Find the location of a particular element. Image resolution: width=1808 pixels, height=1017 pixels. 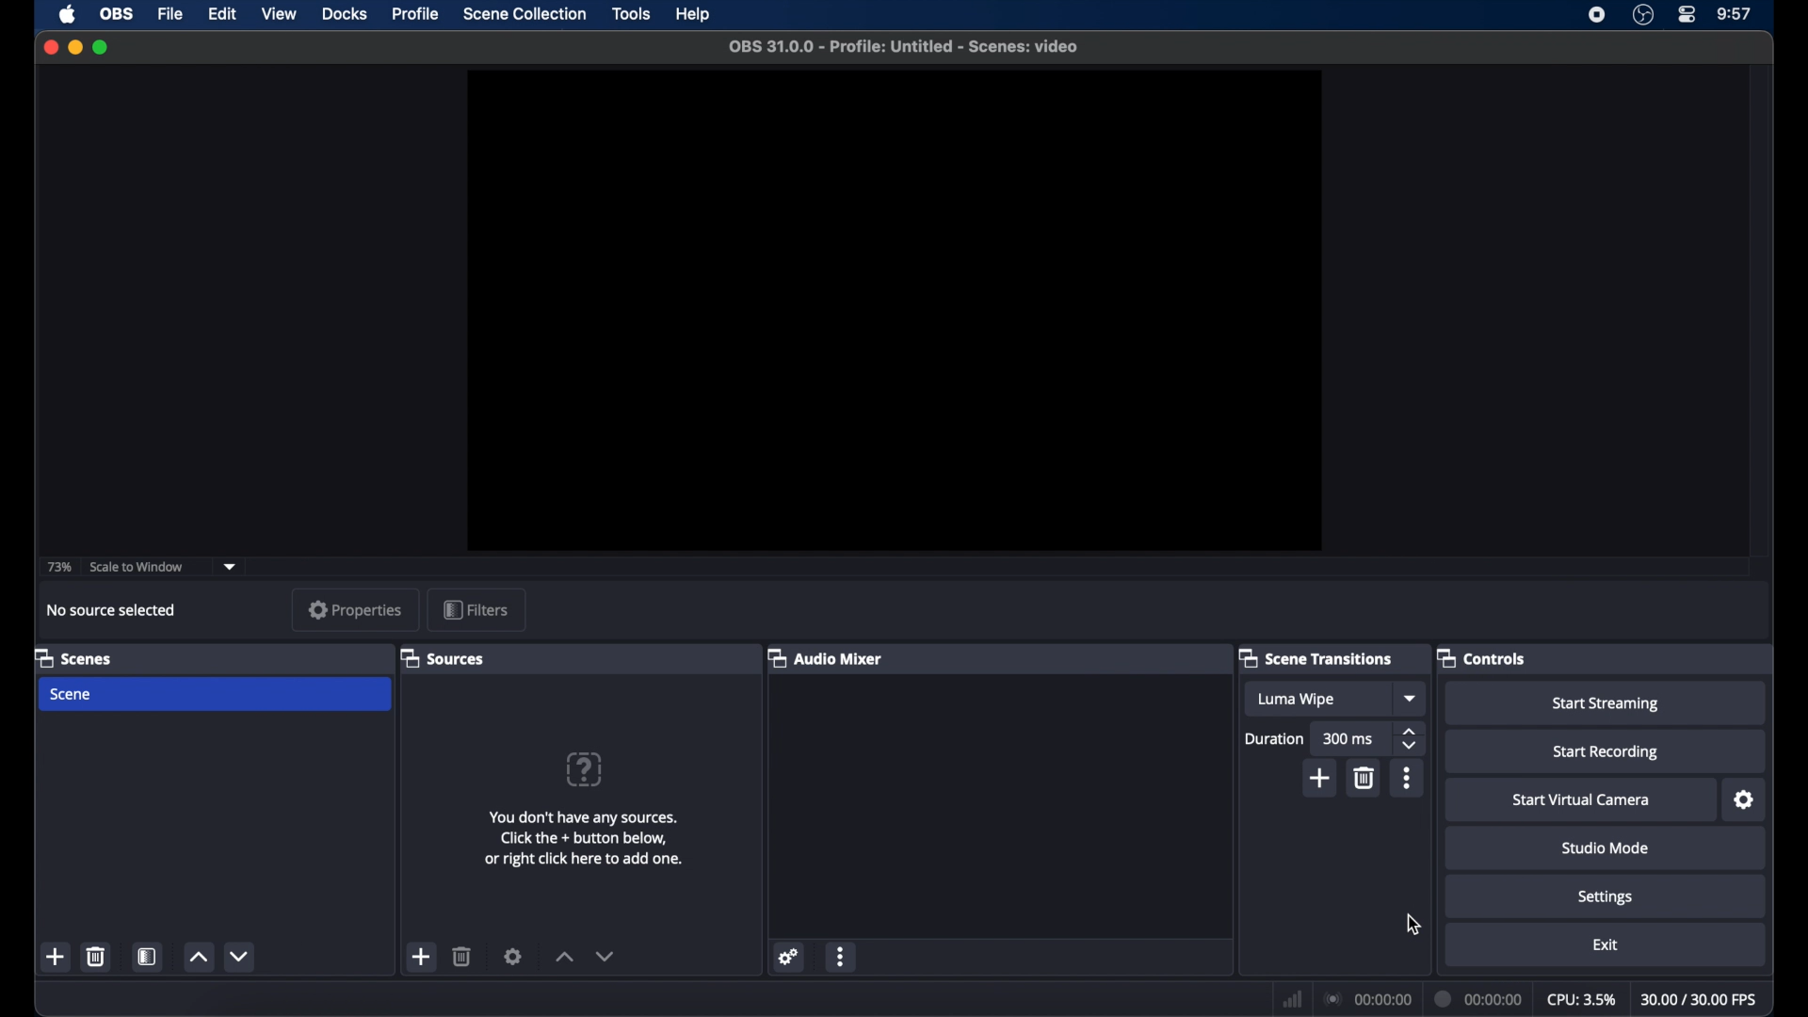

screen recorder icon is located at coordinates (1598, 15).